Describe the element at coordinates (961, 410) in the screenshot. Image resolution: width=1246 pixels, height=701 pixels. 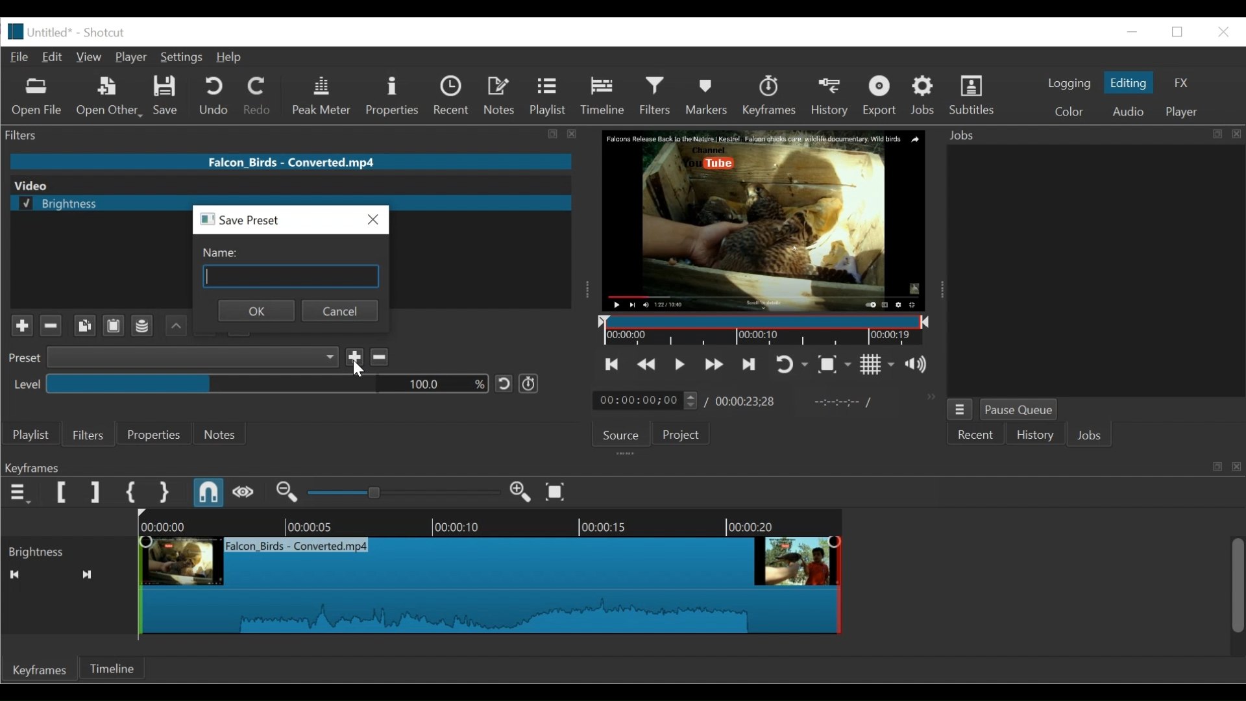
I see `Jobs Menu` at that location.